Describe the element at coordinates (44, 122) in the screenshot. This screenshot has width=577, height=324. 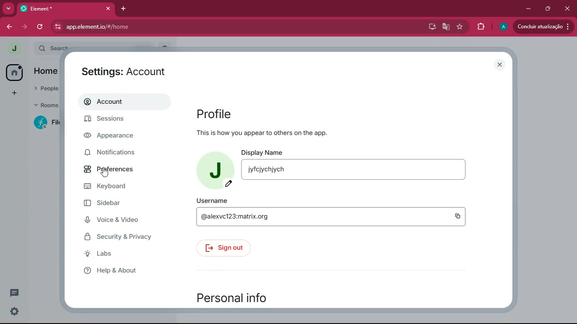
I see `filecoin lotus implementation` at that location.